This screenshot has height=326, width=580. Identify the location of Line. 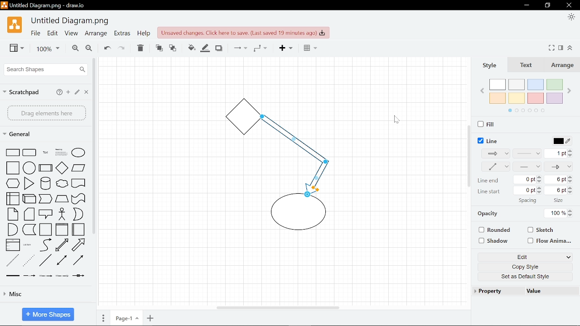
(488, 139).